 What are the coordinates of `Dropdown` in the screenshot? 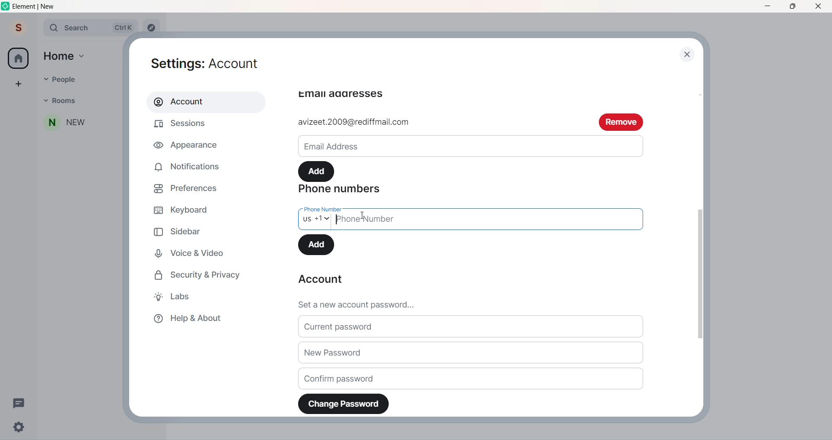 It's located at (43, 78).